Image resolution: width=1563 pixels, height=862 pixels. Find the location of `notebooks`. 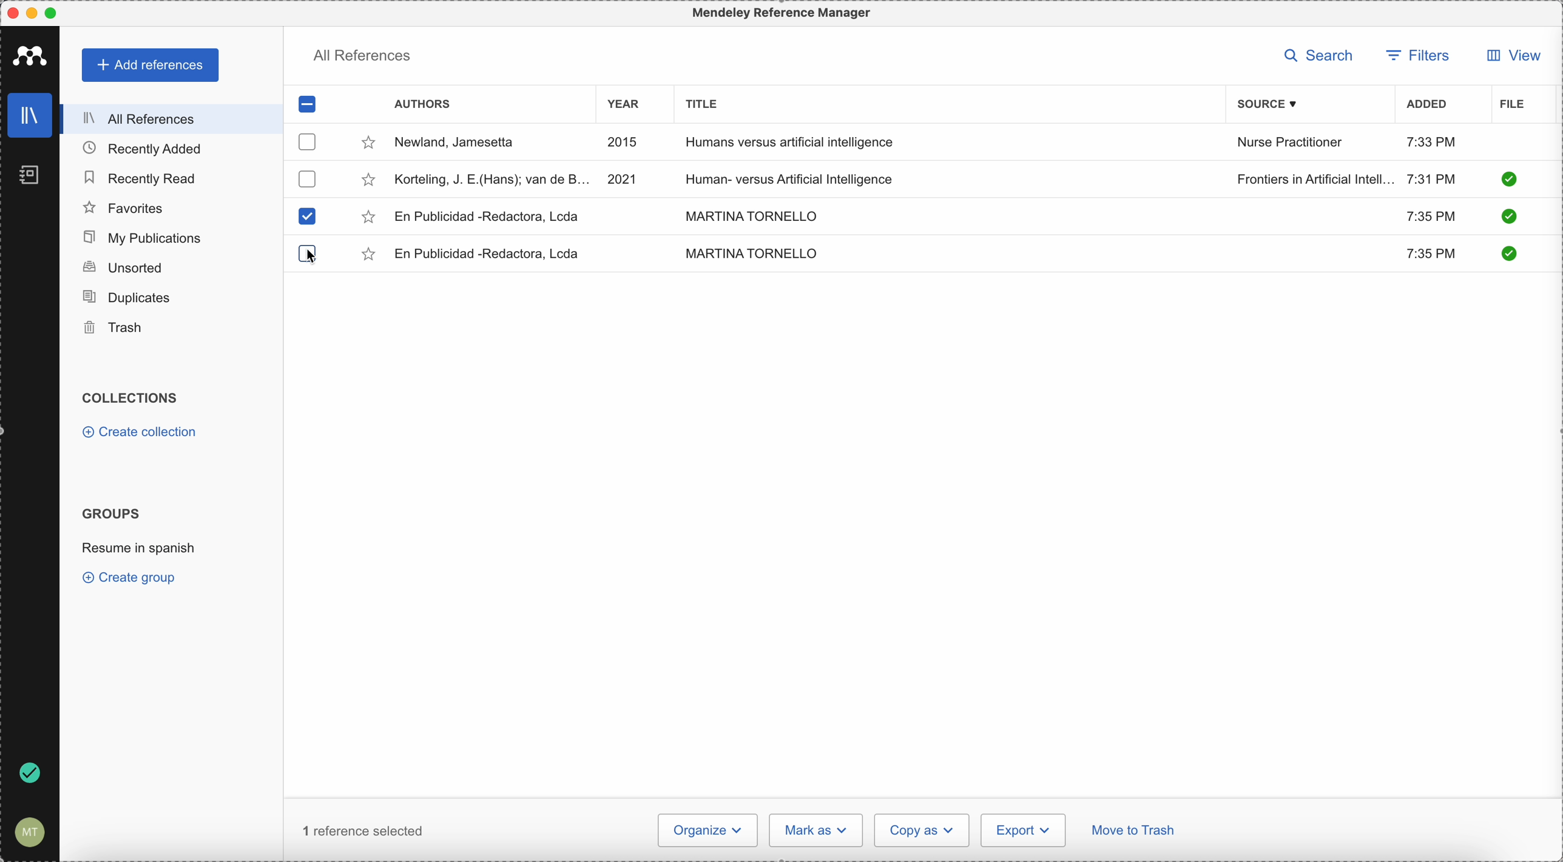

notebooks is located at coordinates (32, 178).